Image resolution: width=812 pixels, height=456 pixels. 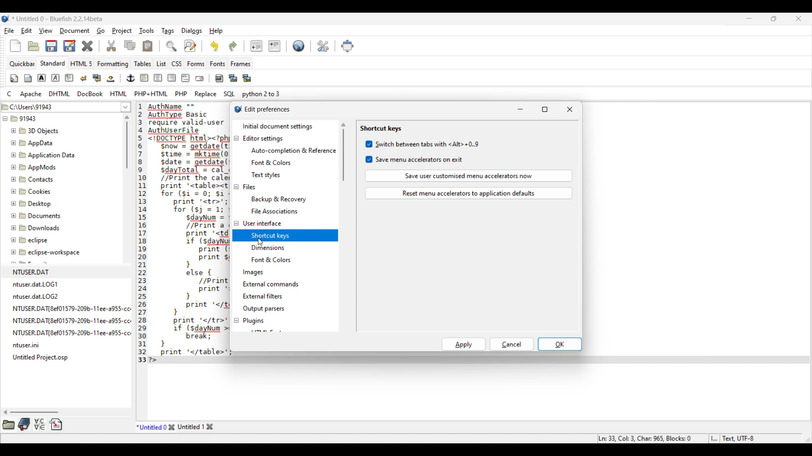 What do you see at coordinates (196, 427) in the screenshot?
I see `Other tab` at bounding box center [196, 427].